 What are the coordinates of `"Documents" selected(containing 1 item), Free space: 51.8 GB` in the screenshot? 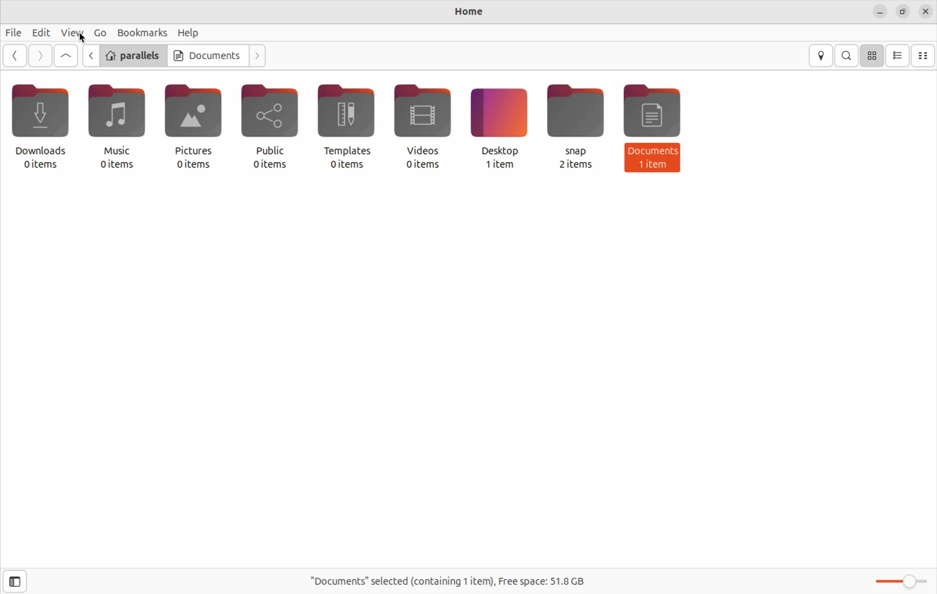 It's located at (453, 575).